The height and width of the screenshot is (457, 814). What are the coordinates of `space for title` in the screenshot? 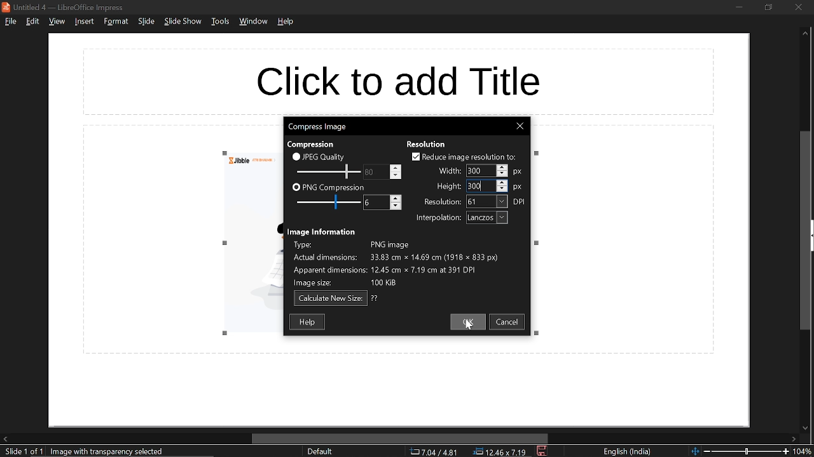 It's located at (411, 77).